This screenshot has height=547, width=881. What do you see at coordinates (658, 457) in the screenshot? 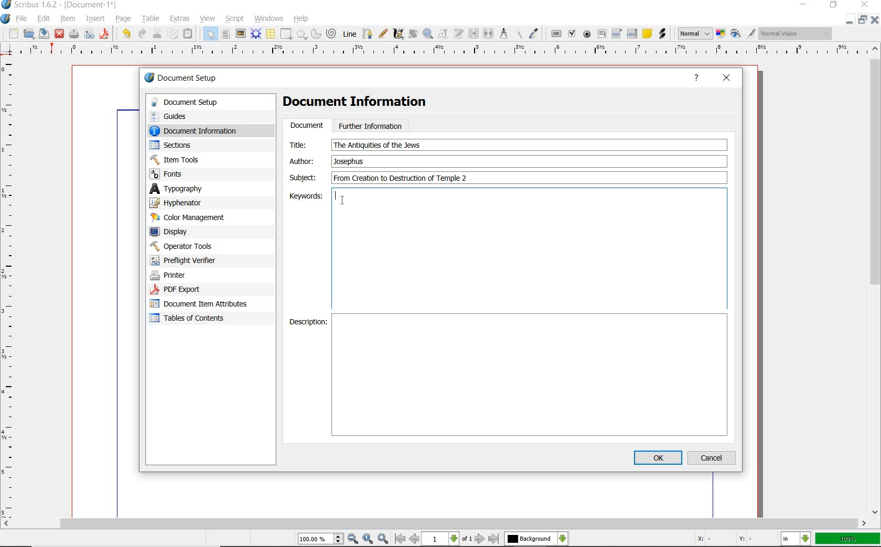
I see `ok` at bounding box center [658, 457].